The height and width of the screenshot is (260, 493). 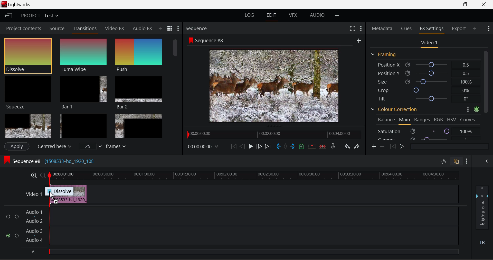 I want to click on Remove Marked Section, so click(x=311, y=146).